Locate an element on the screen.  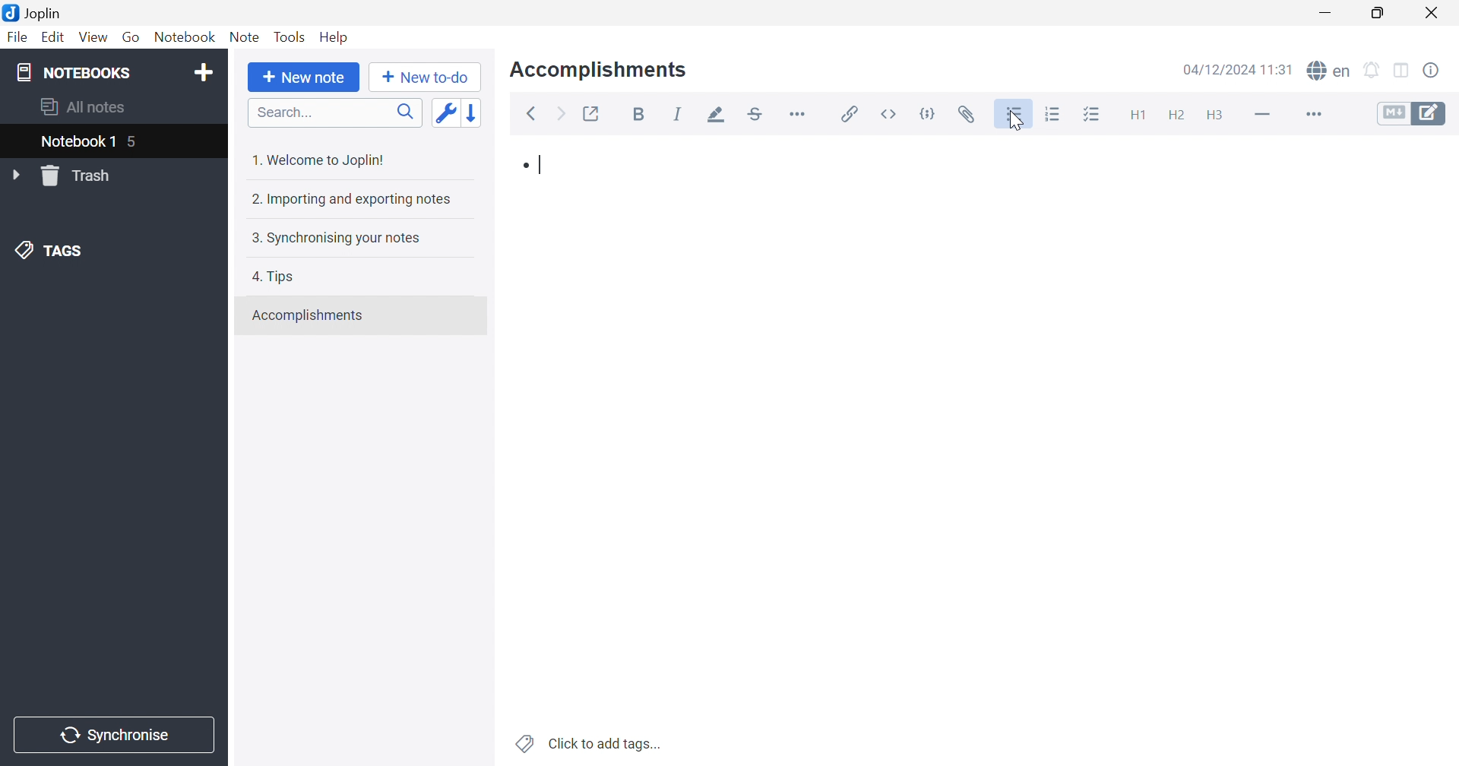
spell checker is located at coordinates (1329, 71).